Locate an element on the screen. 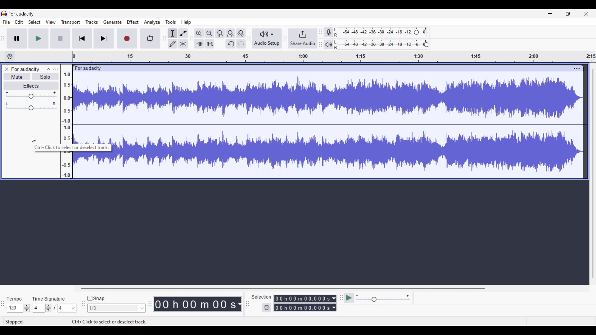 The width and height of the screenshot is (596, 335). Selection duration is located at coordinates (303, 303).